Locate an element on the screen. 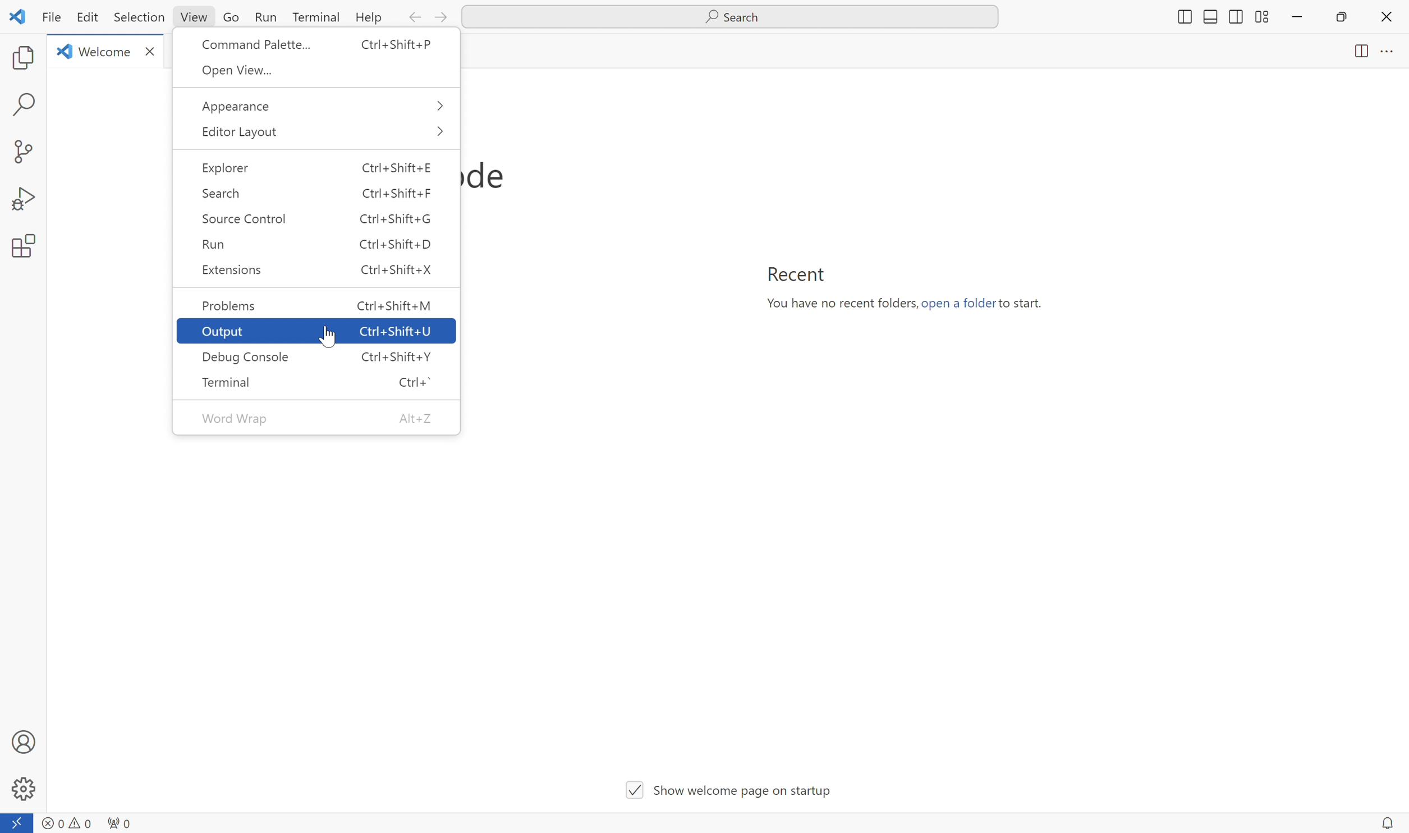 The image size is (1409, 833). settings is located at coordinates (25, 789).